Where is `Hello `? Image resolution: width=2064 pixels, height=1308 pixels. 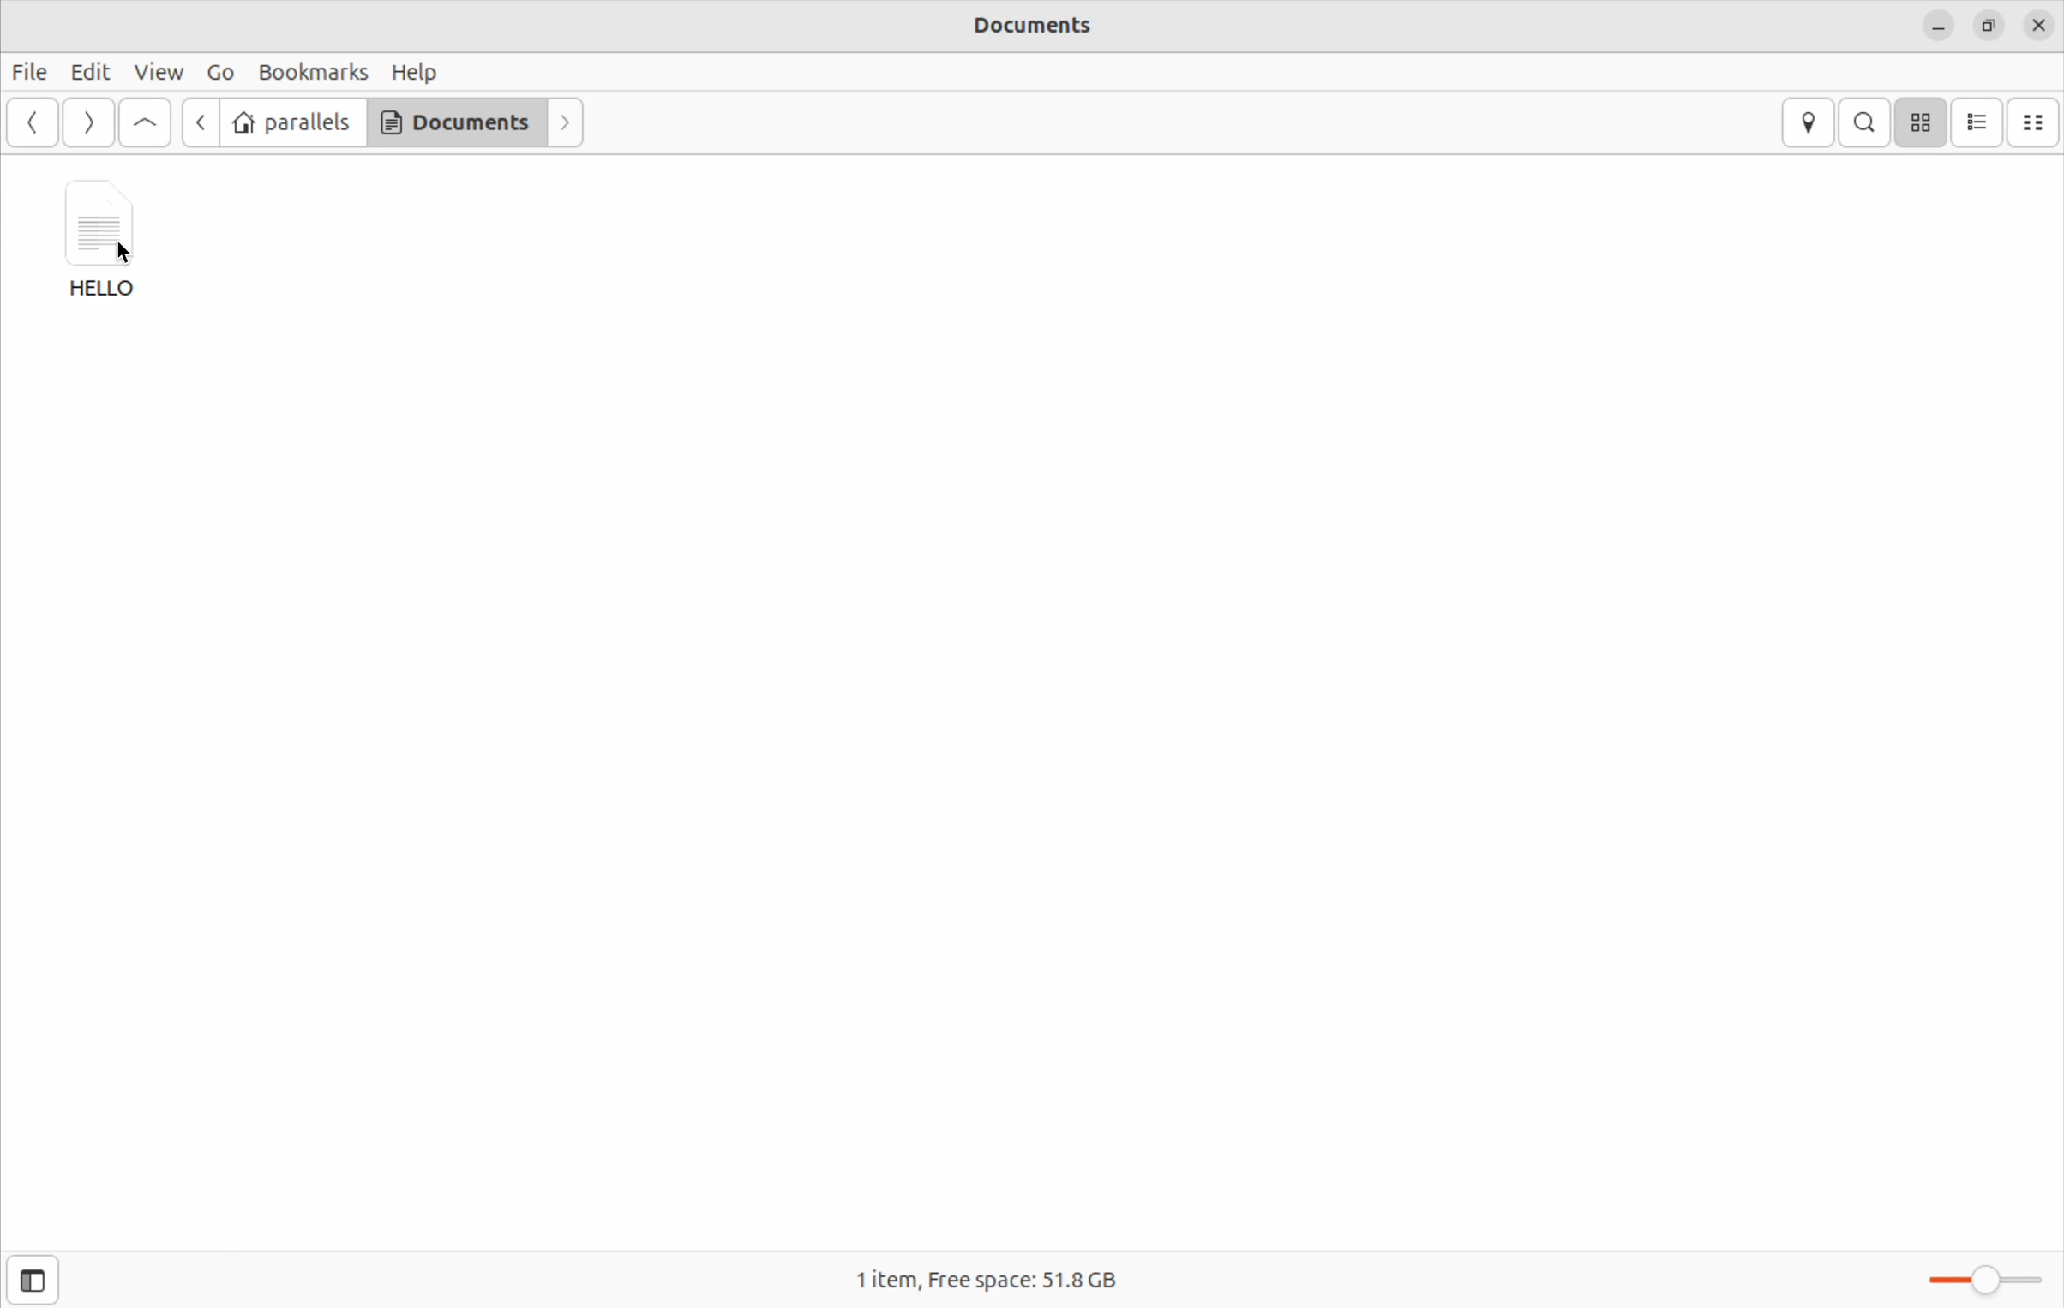 Hello  is located at coordinates (98, 240).